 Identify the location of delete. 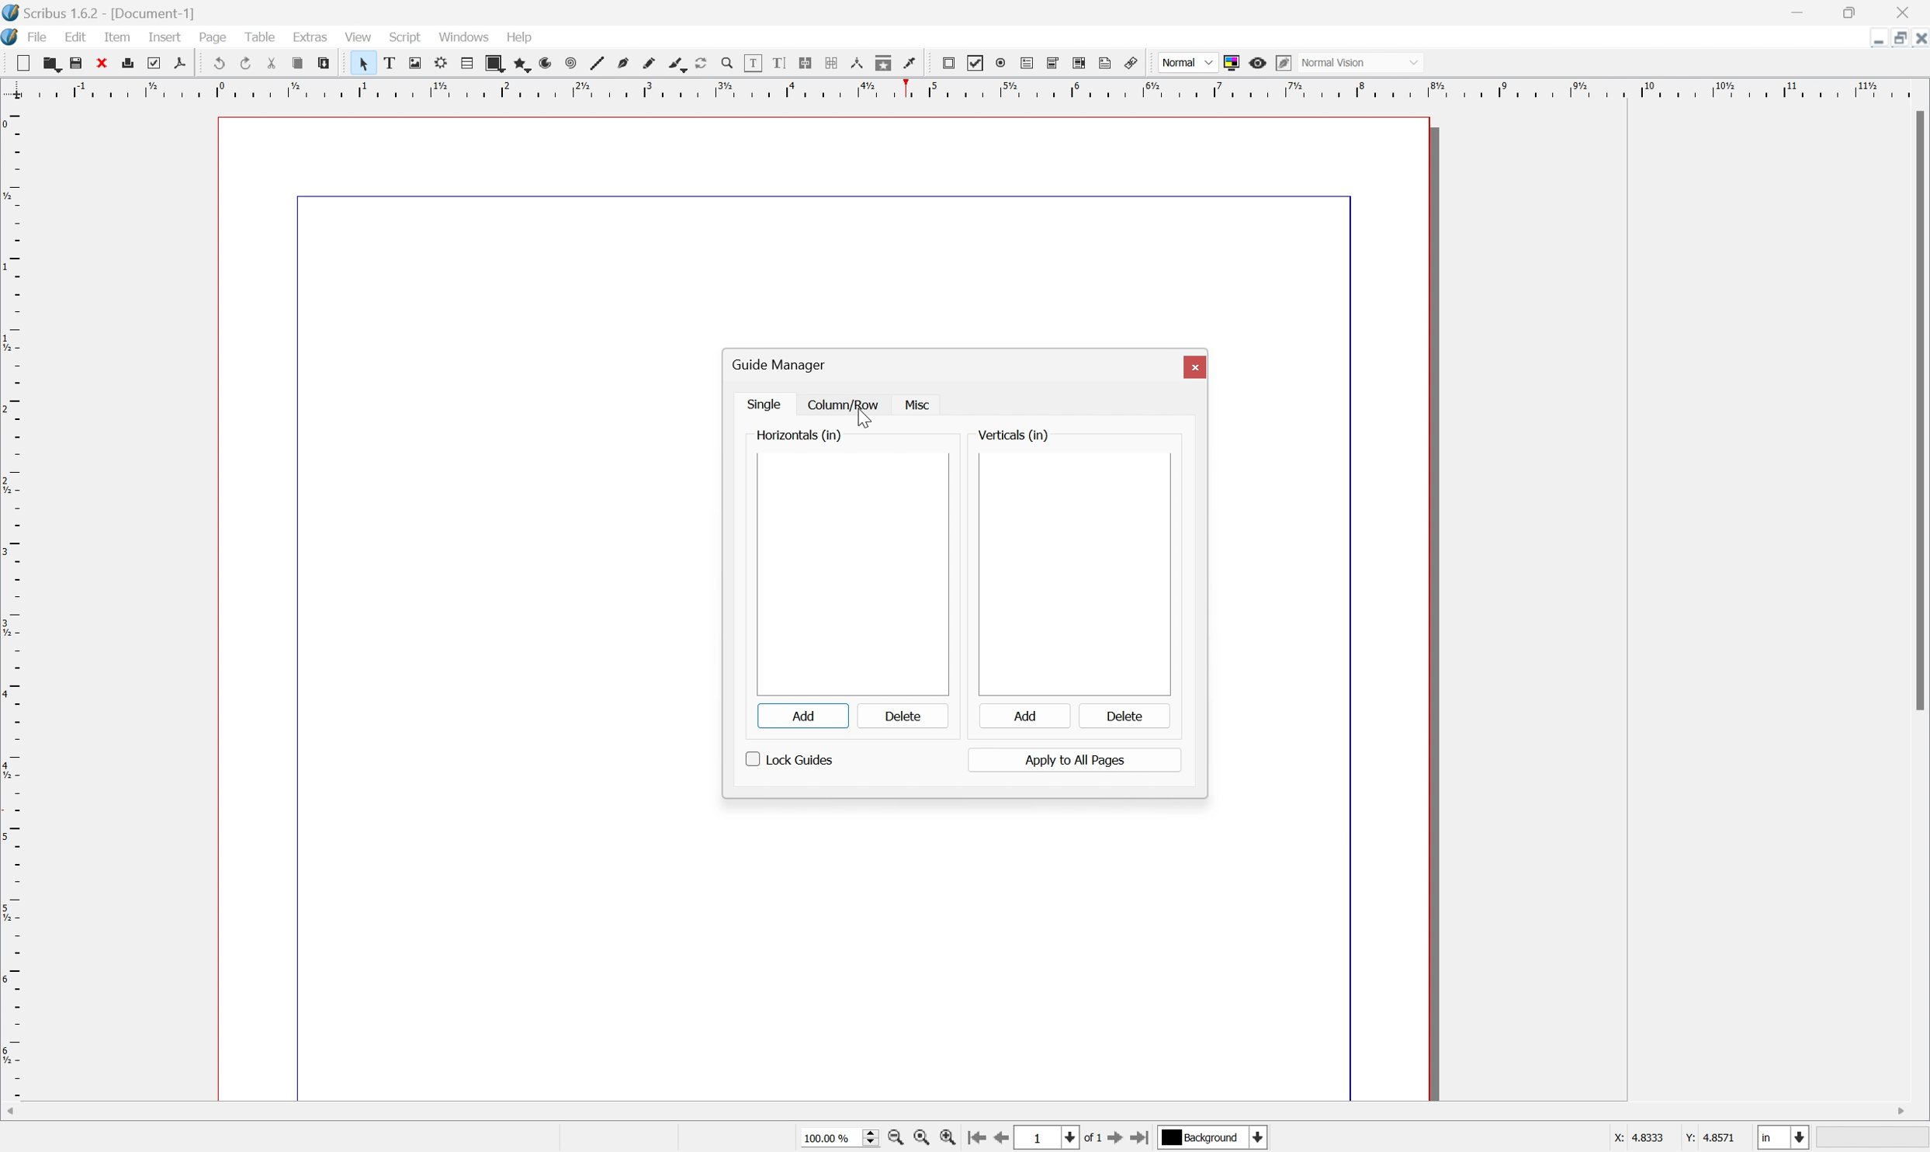
(1123, 715).